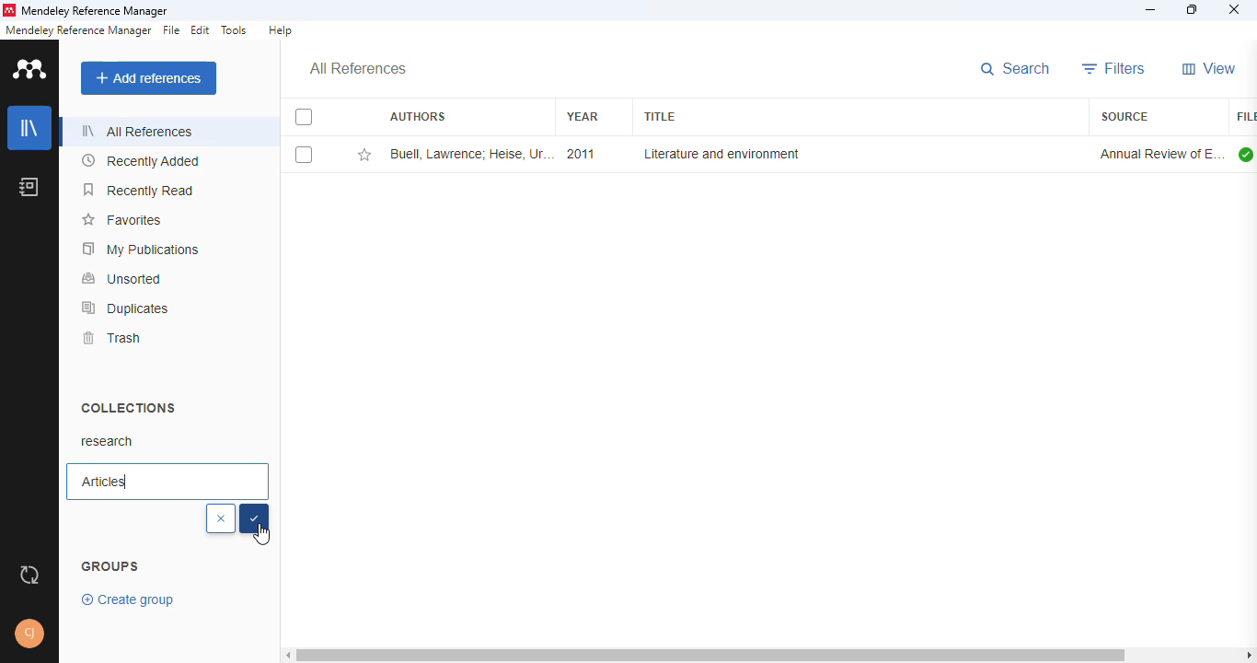 This screenshot has width=1257, height=663. I want to click on view, so click(1210, 68).